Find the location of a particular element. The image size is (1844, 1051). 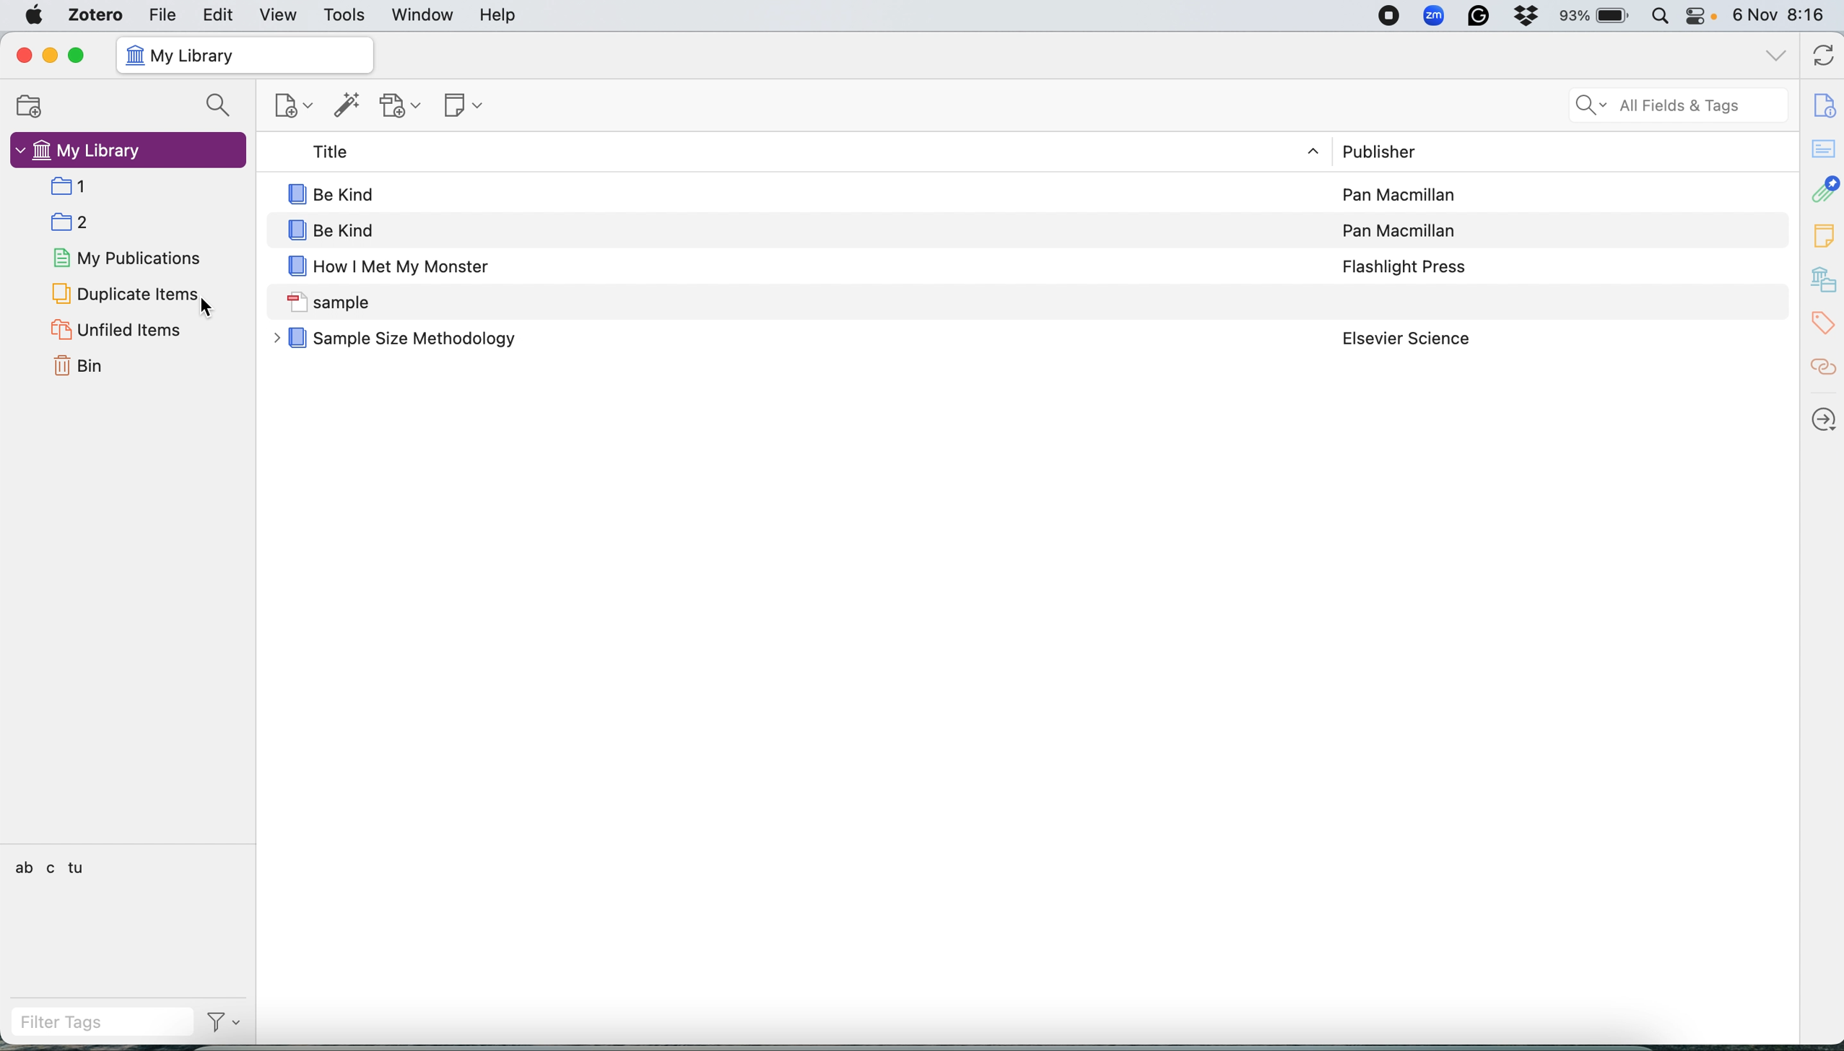

system logo is located at coordinates (35, 17).